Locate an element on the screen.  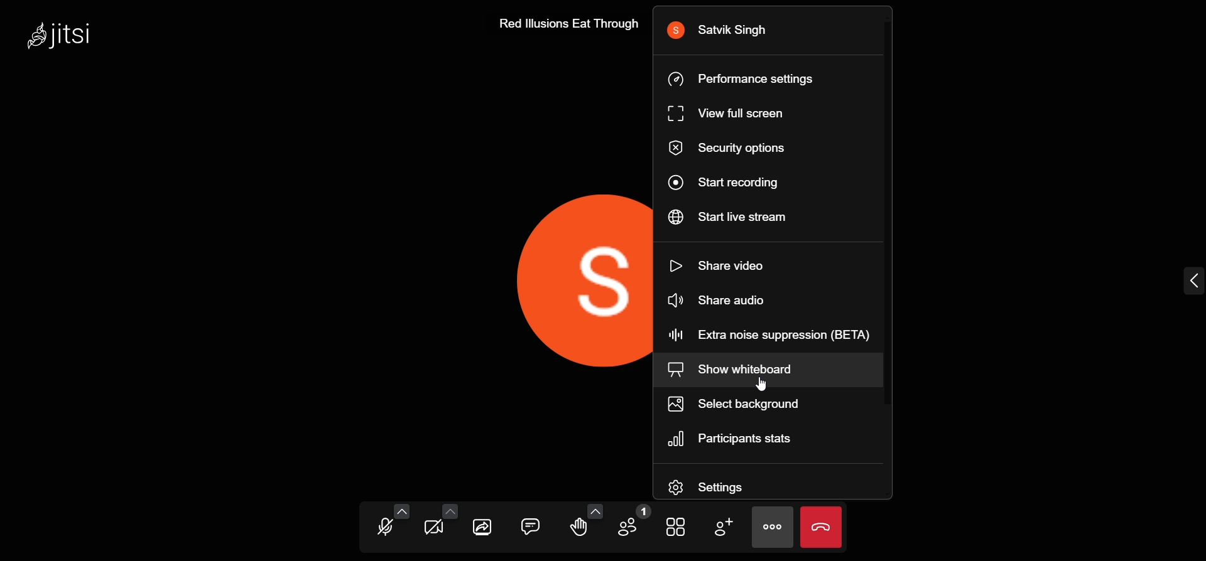
participants is located at coordinates (629, 523).